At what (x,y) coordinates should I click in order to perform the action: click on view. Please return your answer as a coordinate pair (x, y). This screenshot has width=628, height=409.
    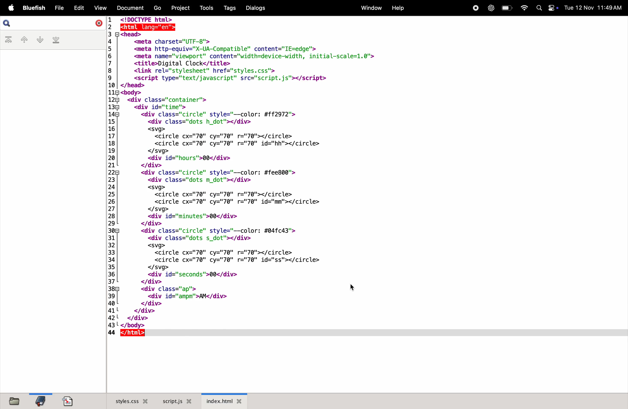
    Looking at the image, I should click on (99, 8).